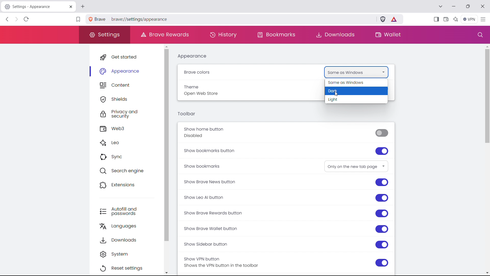  Describe the element at coordinates (83, 7) in the screenshot. I see `open new tab` at that location.